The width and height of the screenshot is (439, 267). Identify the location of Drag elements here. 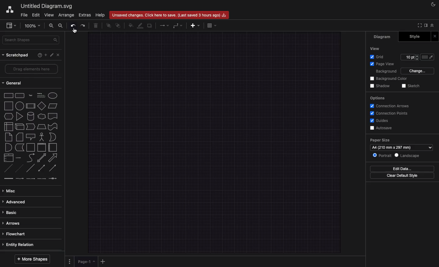
(31, 69).